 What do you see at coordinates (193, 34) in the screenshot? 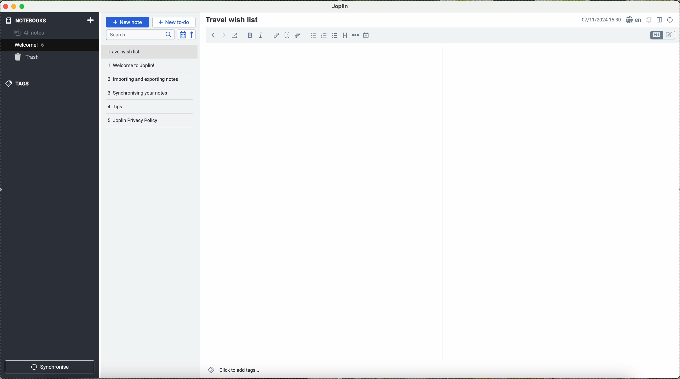
I see `reverse sort order` at bounding box center [193, 34].